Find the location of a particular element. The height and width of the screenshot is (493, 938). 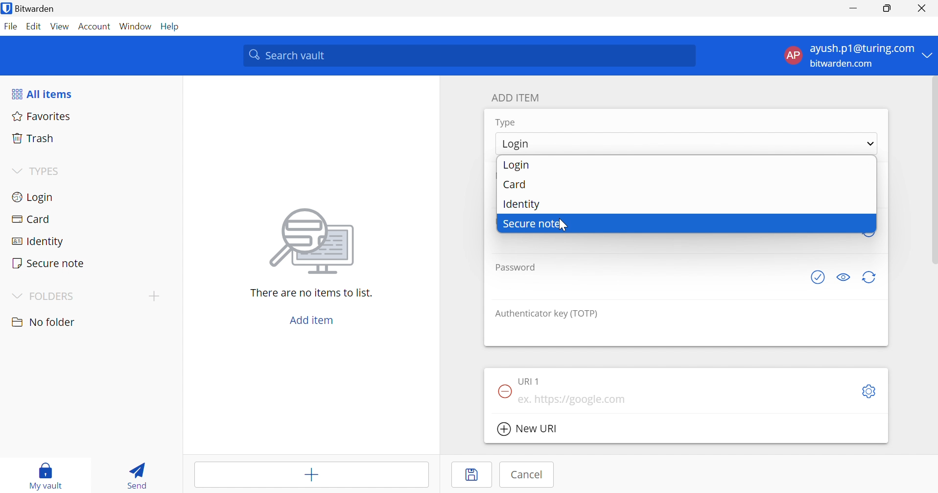

TYPES is located at coordinates (47, 172).